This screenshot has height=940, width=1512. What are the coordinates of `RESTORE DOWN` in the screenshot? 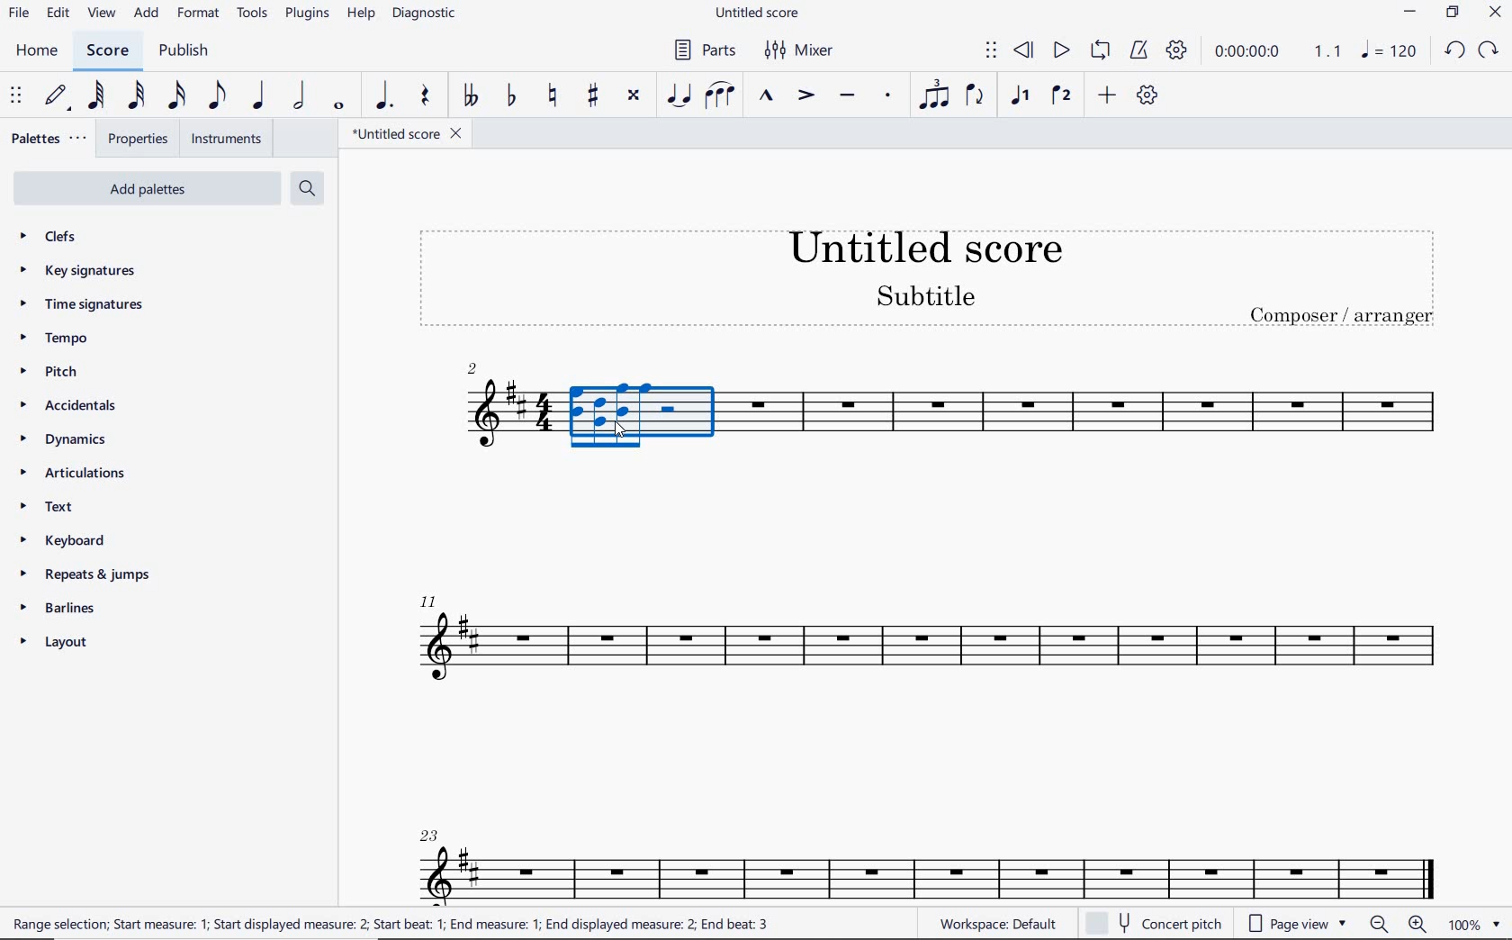 It's located at (1453, 14).